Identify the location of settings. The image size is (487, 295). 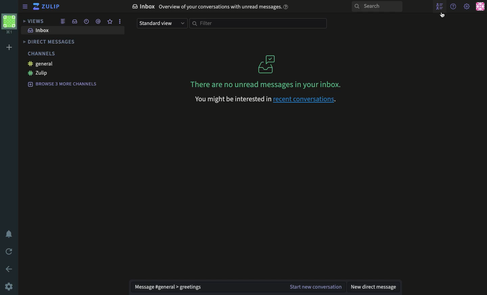
(467, 7).